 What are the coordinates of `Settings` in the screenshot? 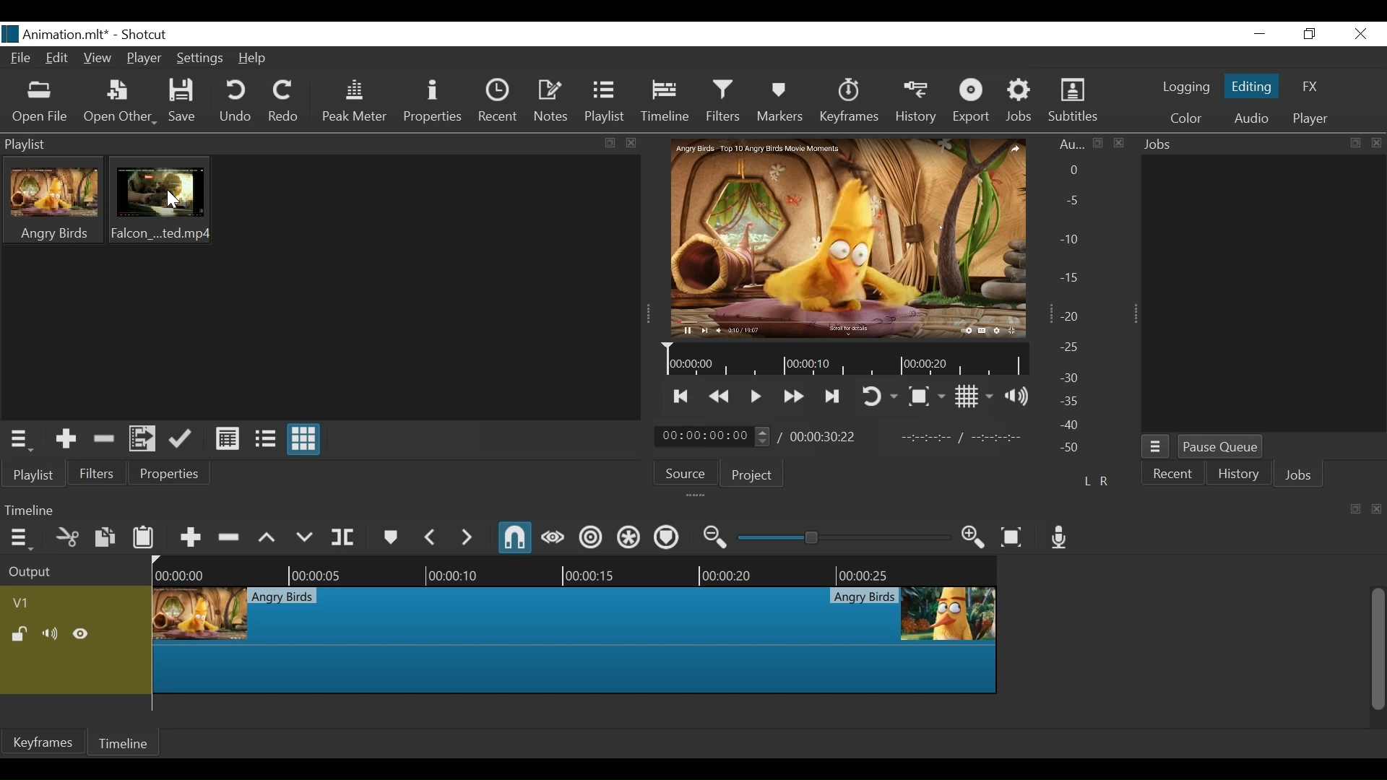 It's located at (199, 57).